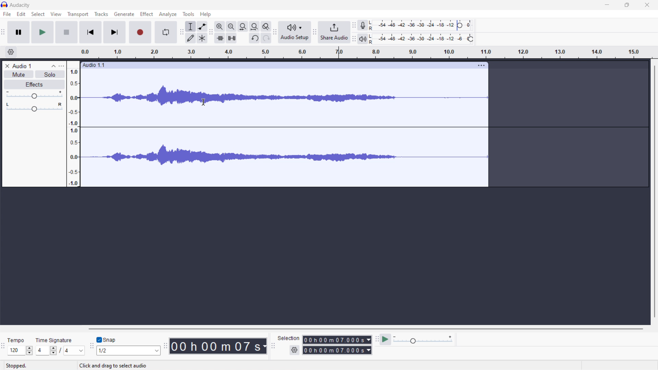 The height and width of the screenshot is (370, 658). Describe the element at coordinates (7, 14) in the screenshot. I see `file` at that location.